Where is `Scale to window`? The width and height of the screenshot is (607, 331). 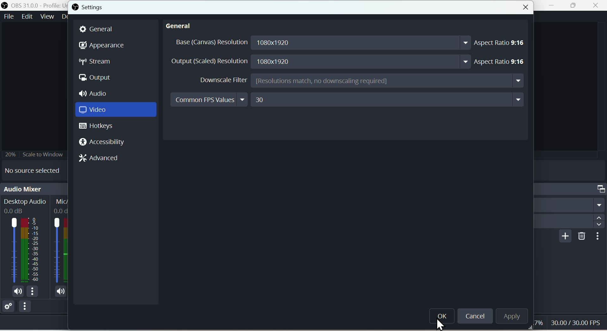 Scale to window is located at coordinates (36, 154).